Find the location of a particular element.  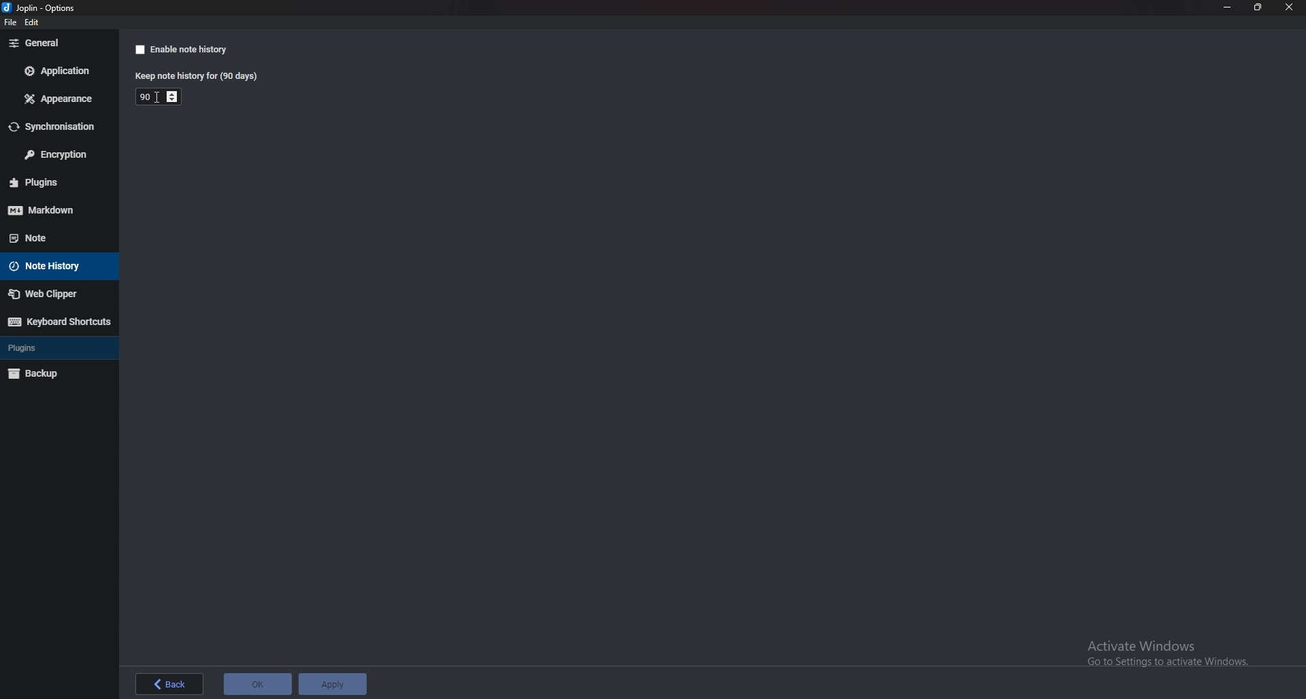

mark down is located at coordinates (54, 210).